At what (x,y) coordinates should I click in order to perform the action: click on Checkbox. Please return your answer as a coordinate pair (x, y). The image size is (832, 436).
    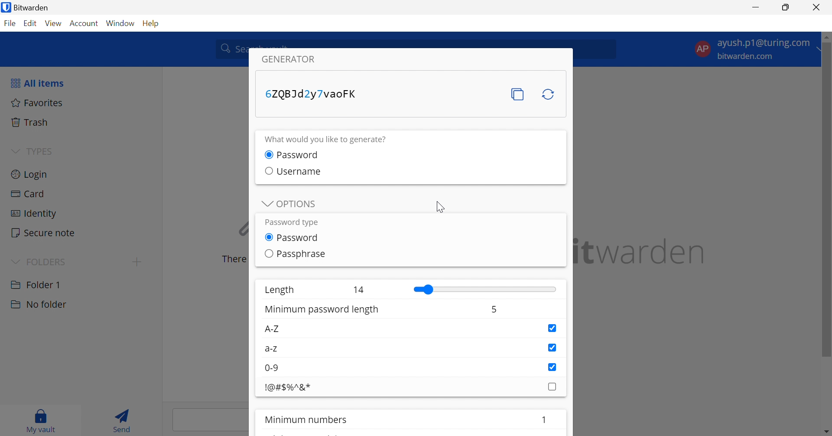
    Looking at the image, I should click on (552, 387).